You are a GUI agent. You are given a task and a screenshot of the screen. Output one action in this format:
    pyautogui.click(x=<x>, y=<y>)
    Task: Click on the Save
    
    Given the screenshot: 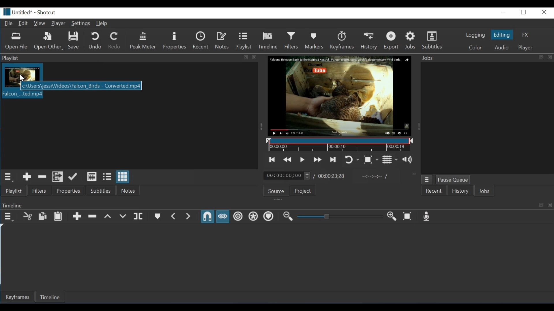 What is the action you would take?
    pyautogui.click(x=74, y=41)
    